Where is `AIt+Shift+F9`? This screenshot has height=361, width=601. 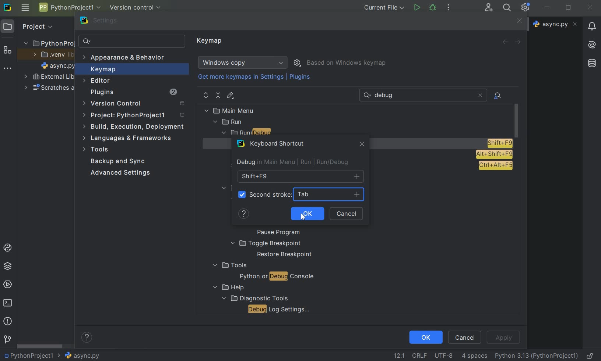
AIt+Shift+F9 is located at coordinates (494, 154).